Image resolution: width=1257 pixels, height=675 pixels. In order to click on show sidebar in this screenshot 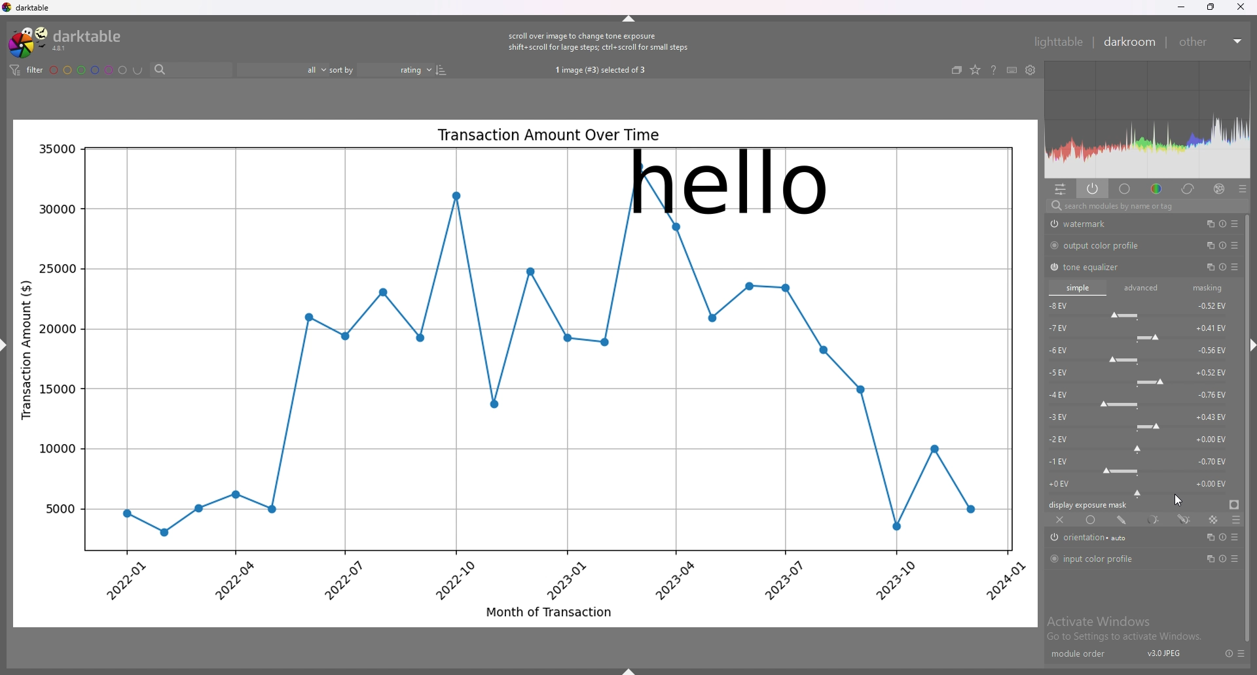, I will do `click(630, 670)`.